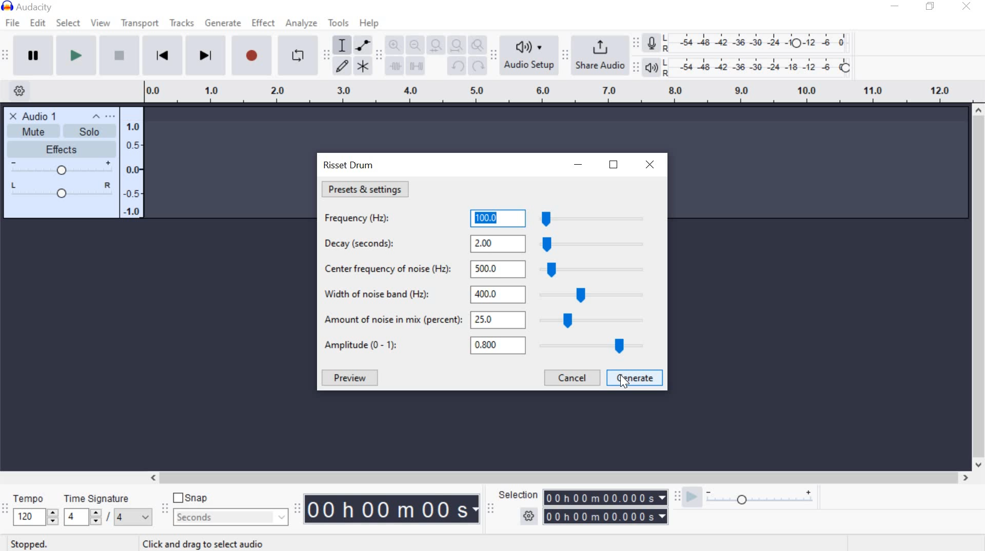 The height and width of the screenshot is (551, 985). Describe the element at coordinates (760, 501) in the screenshot. I see `Playback speed` at that location.